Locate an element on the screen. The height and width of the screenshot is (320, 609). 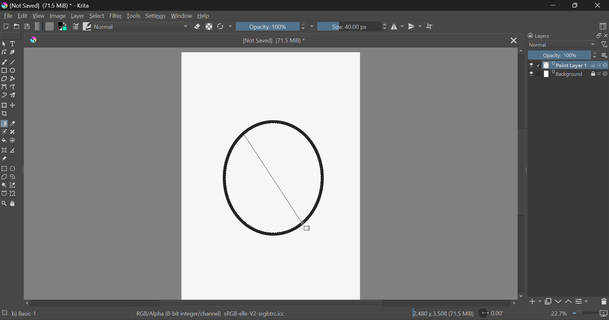
Reference Images is located at coordinates (4, 159).